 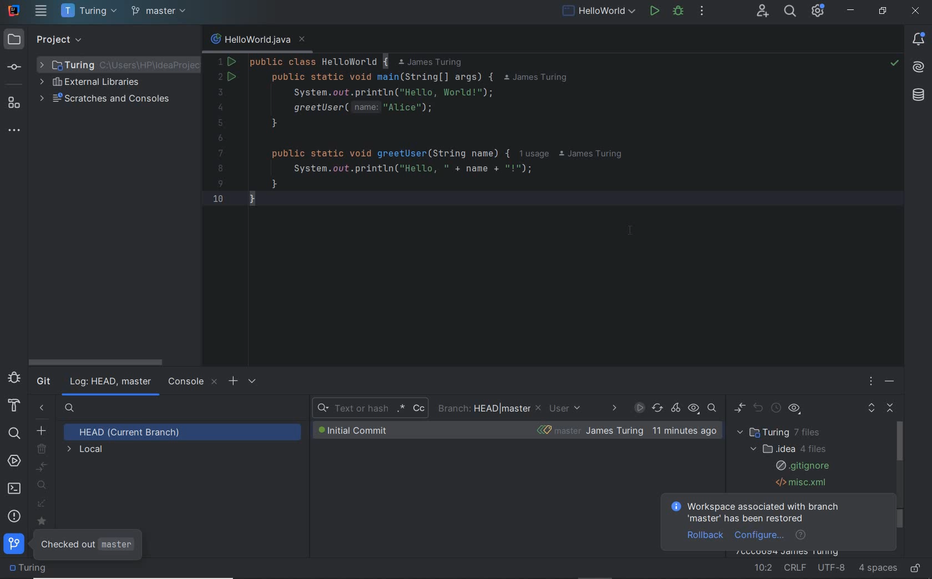 What do you see at coordinates (459, 130) in the screenshot?
I see `code` at bounding box center [459, 130].